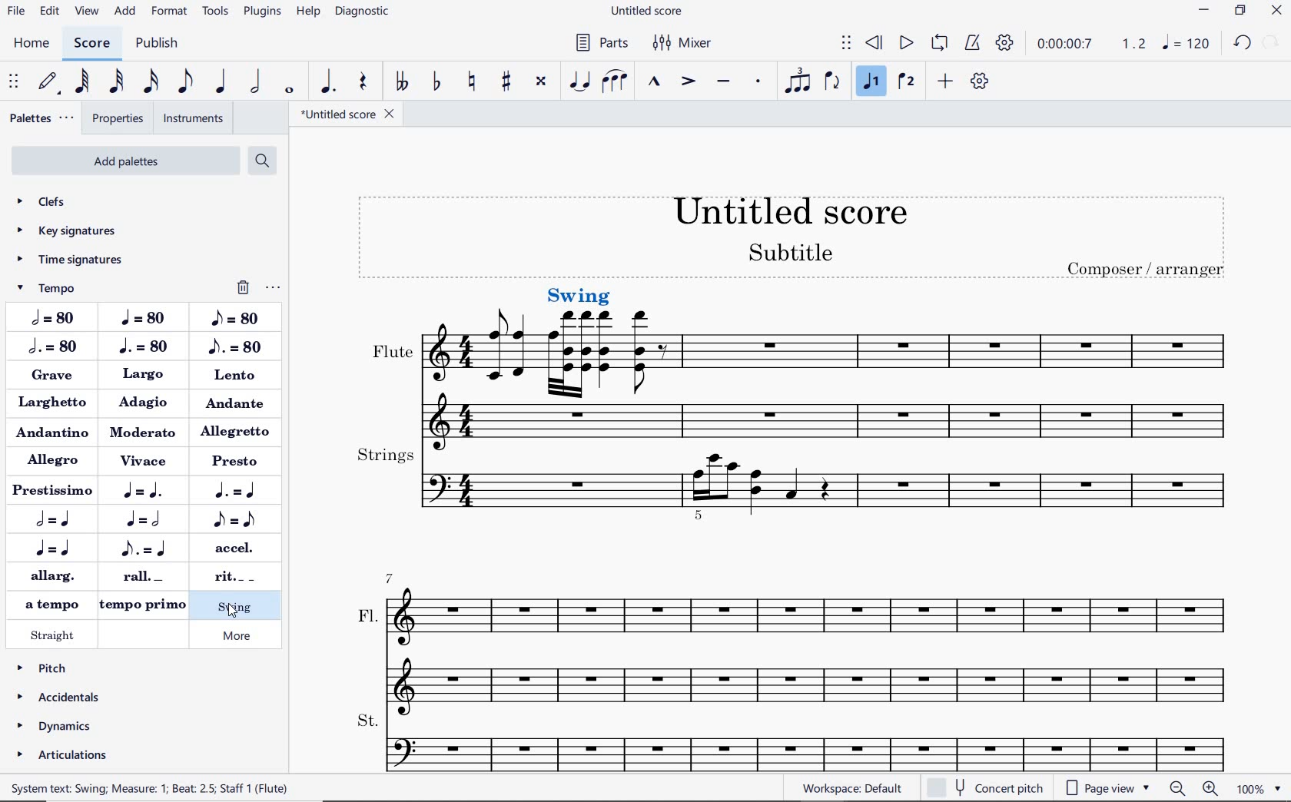 The height and width of the screenshot is (802, 1291). Describe the element at coordinates (144, 376) in the screenshot. I see `LARGO` at that location.